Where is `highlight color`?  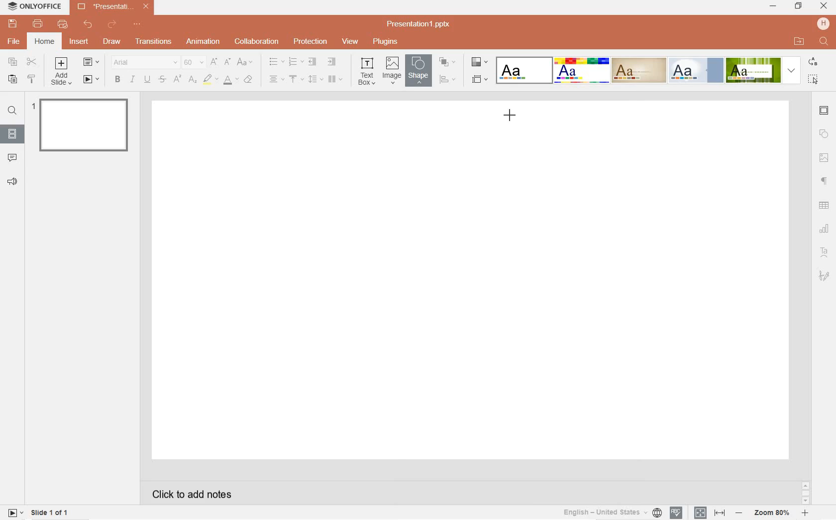
highlight color is located at coordinates (210, 80).